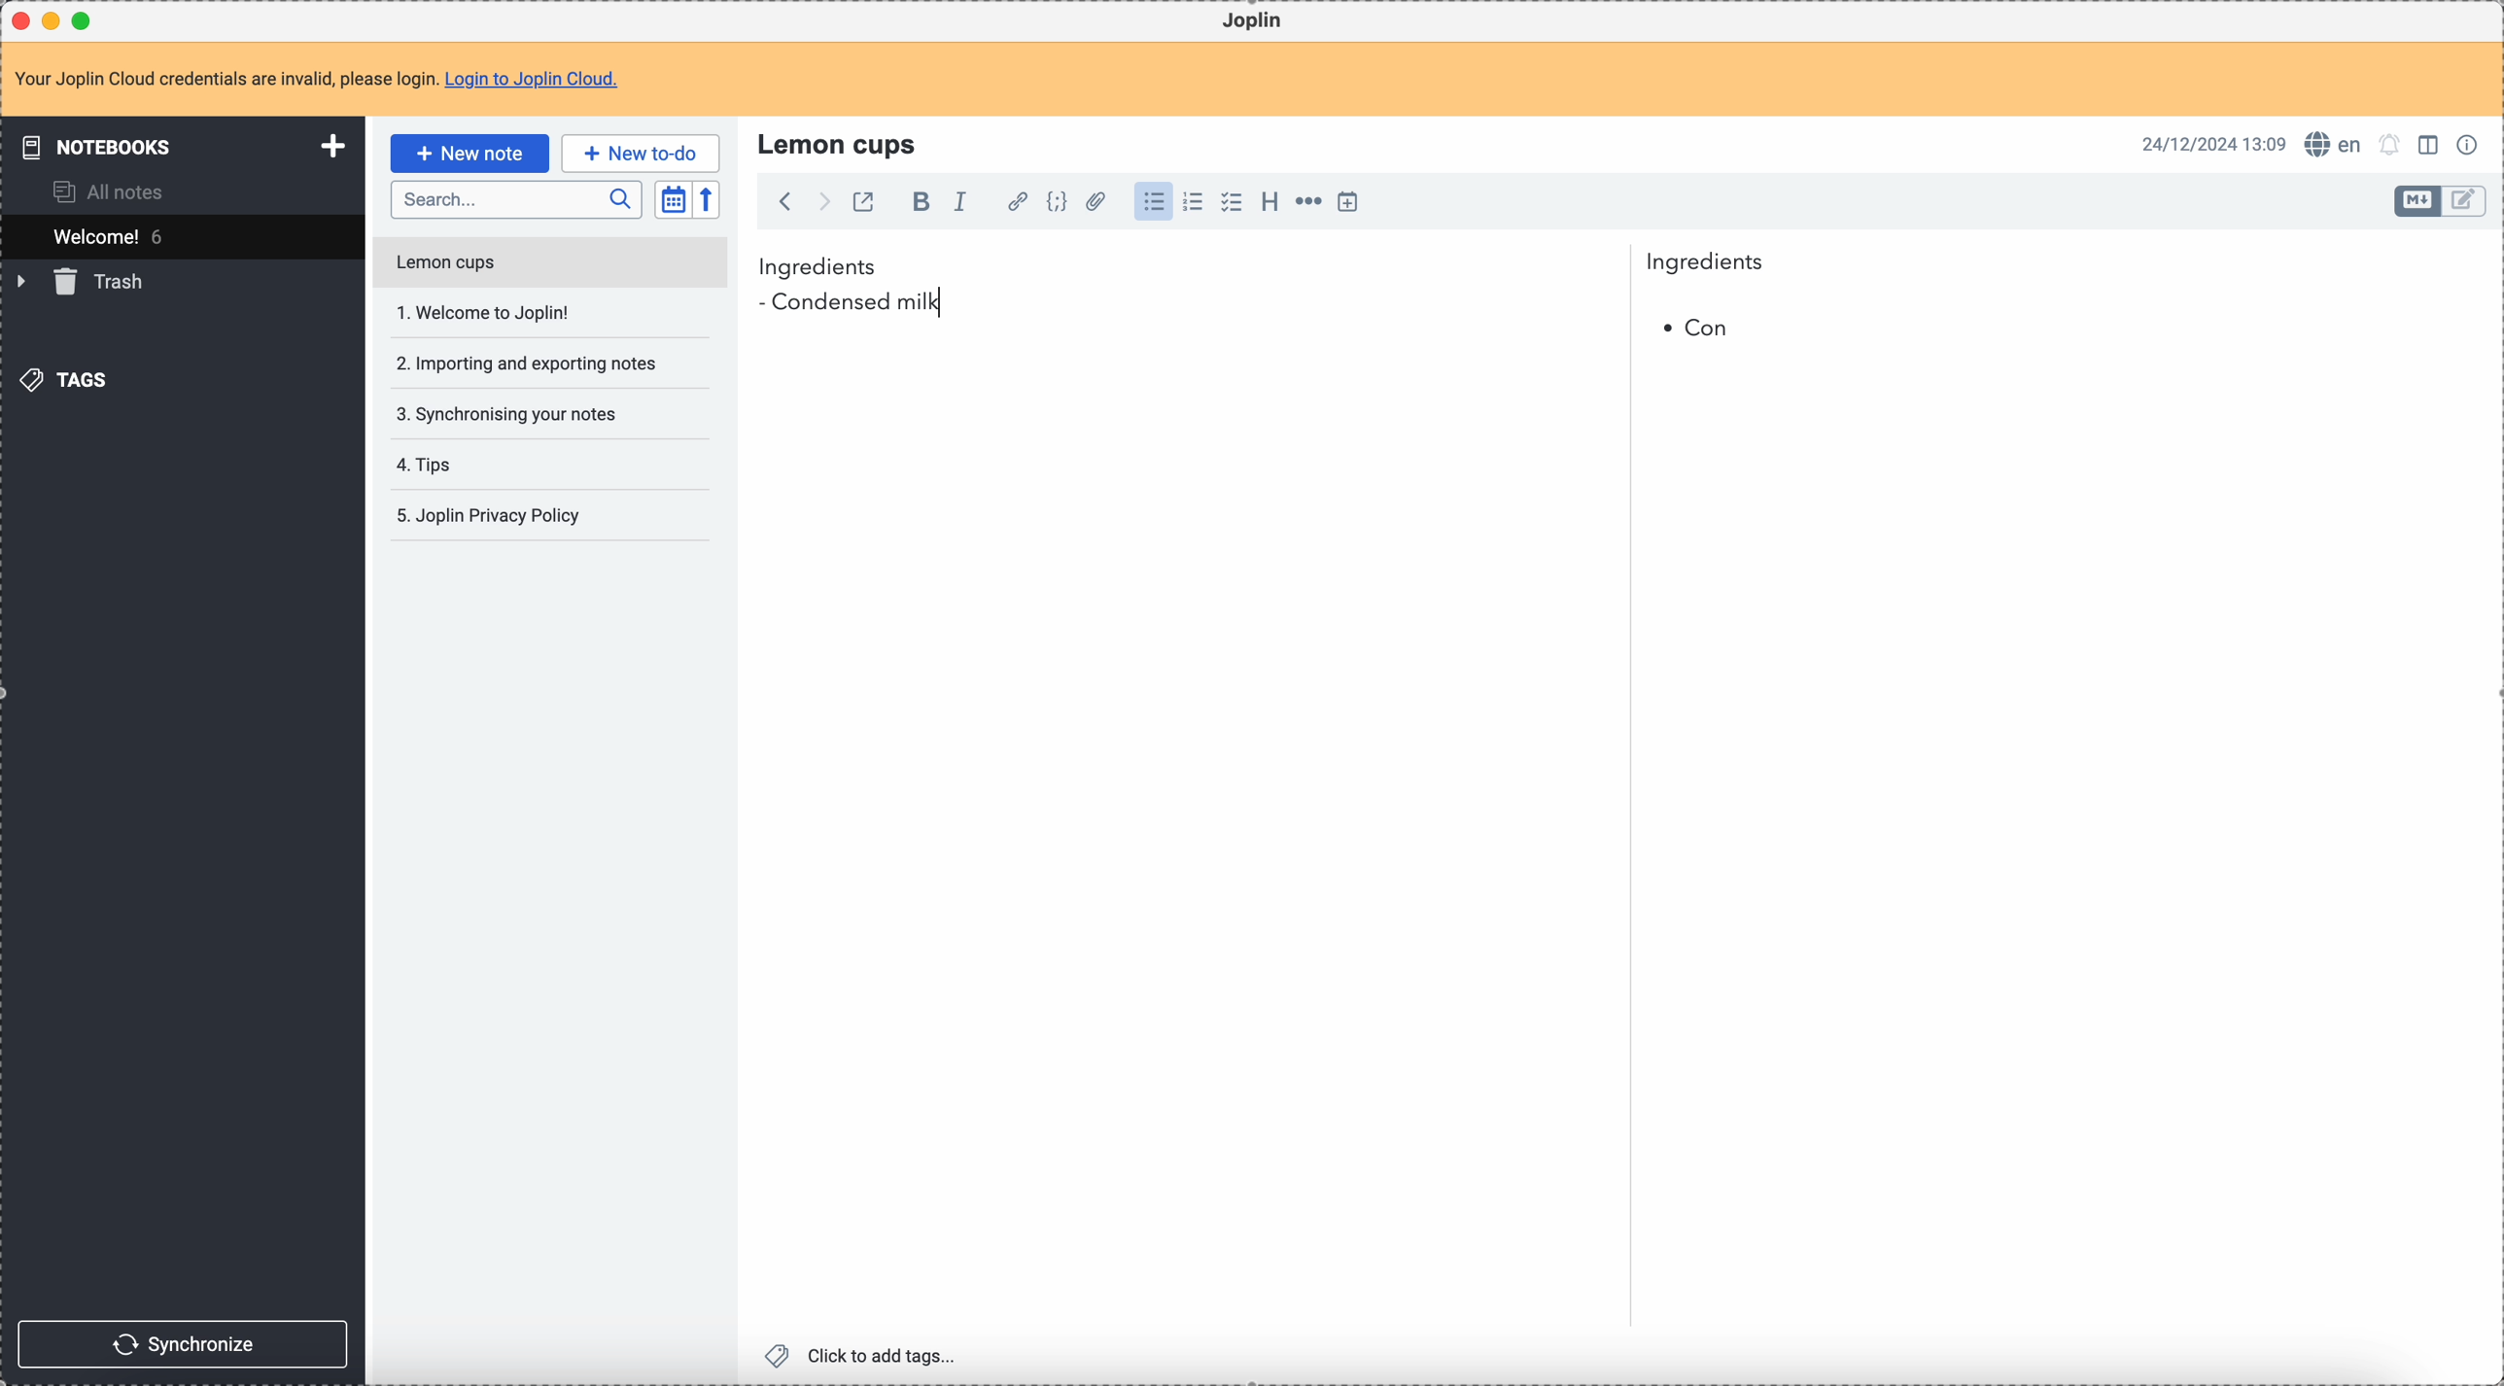 Image resolution: width=2504 pixels, height=1386 pixels. I want to click on bold, so click(916, 203).